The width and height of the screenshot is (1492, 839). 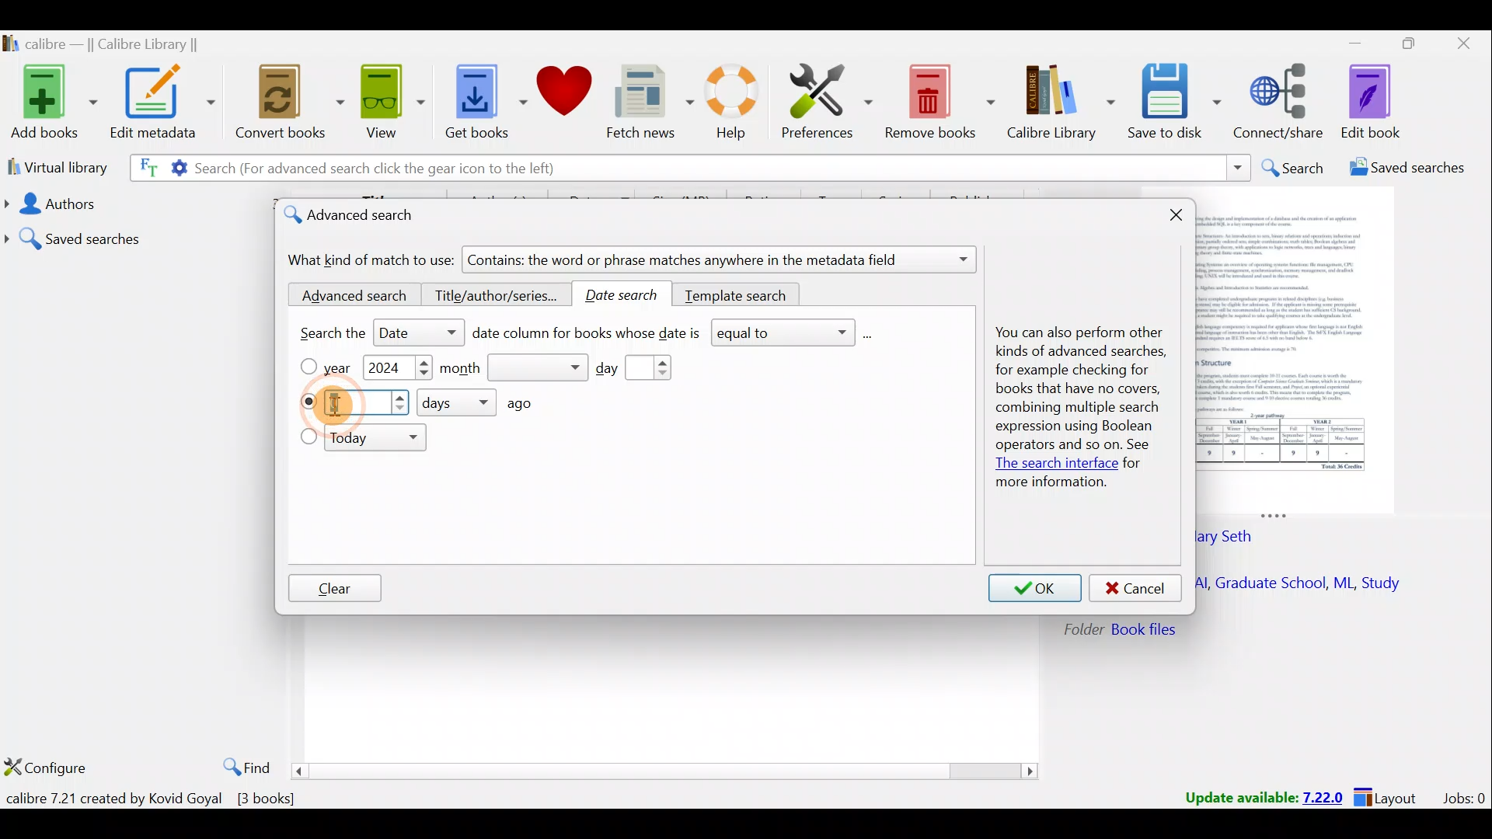 What do you see at coordinates (1237, 168) in the screenshot?
I see `Search dropdown` at bounding box center [1237, 168].